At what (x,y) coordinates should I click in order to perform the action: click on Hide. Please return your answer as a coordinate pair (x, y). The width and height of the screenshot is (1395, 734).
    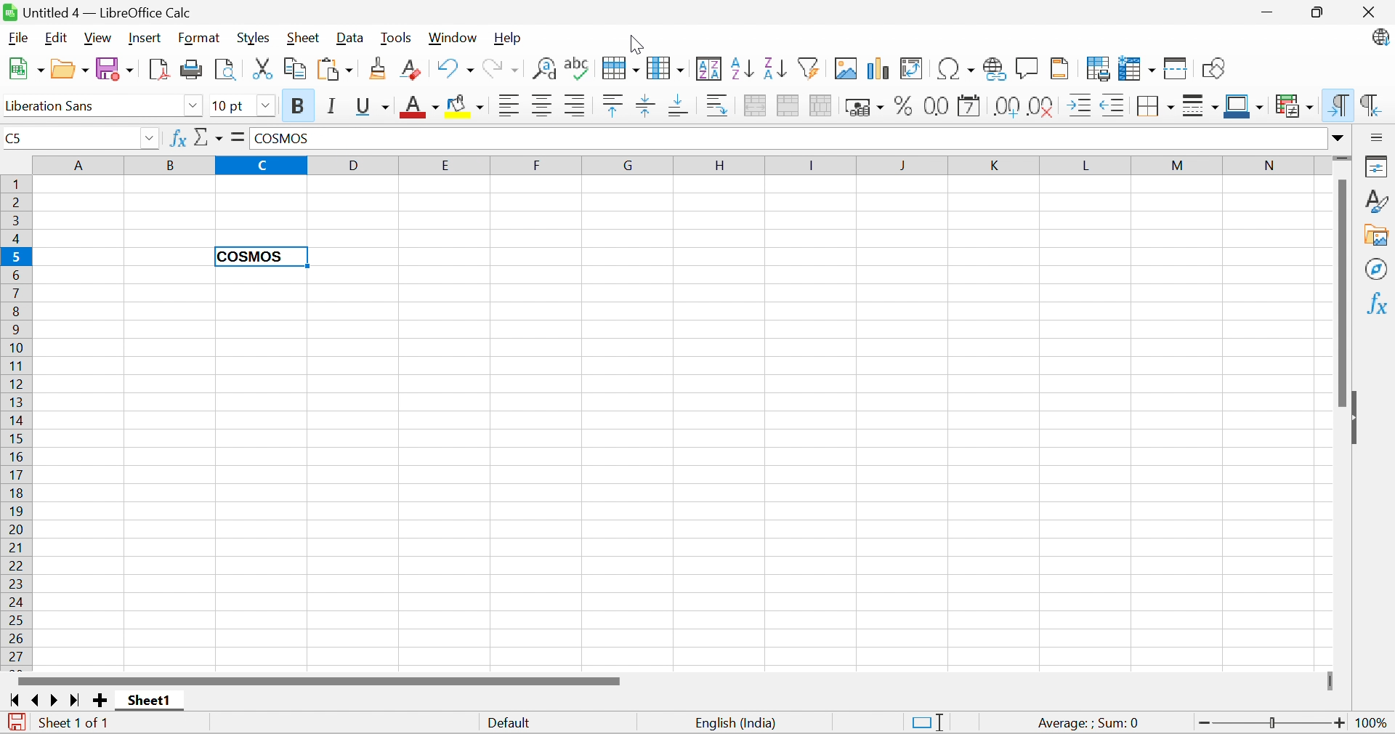
    Looking at the image, I should click on (1359, 417).